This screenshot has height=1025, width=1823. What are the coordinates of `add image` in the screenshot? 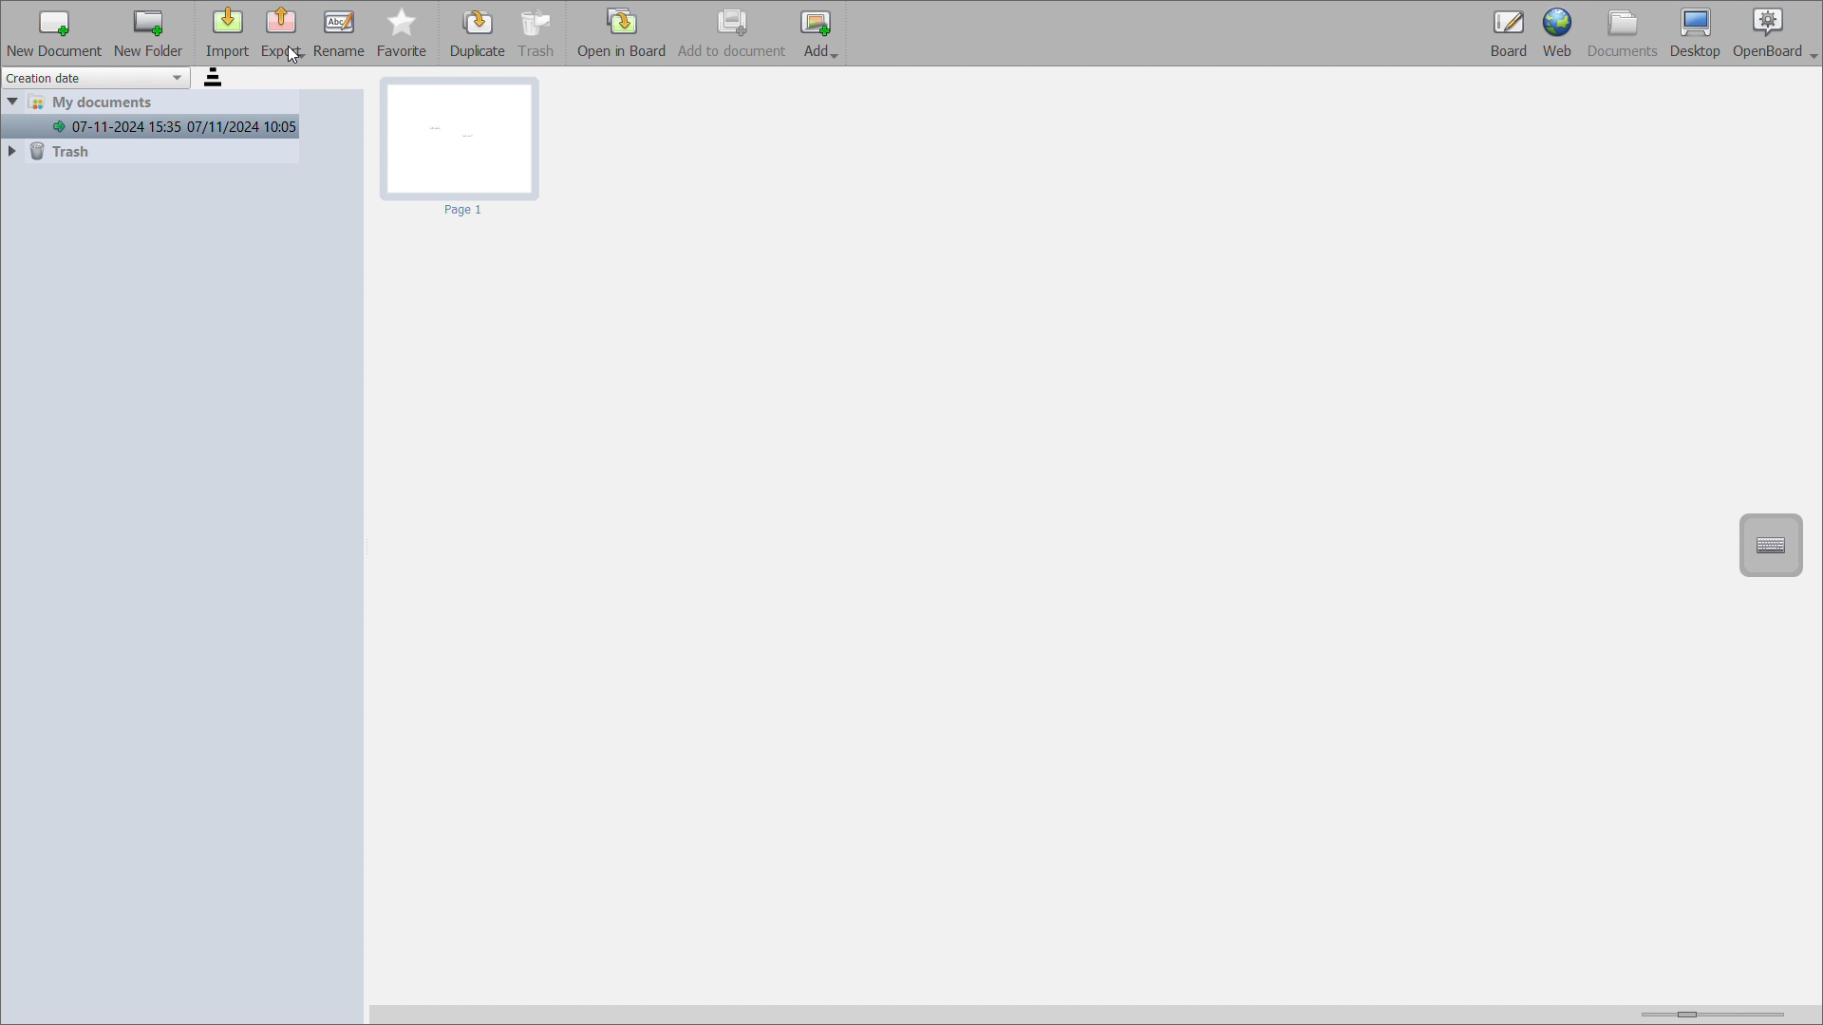 It's located at (818, 33).